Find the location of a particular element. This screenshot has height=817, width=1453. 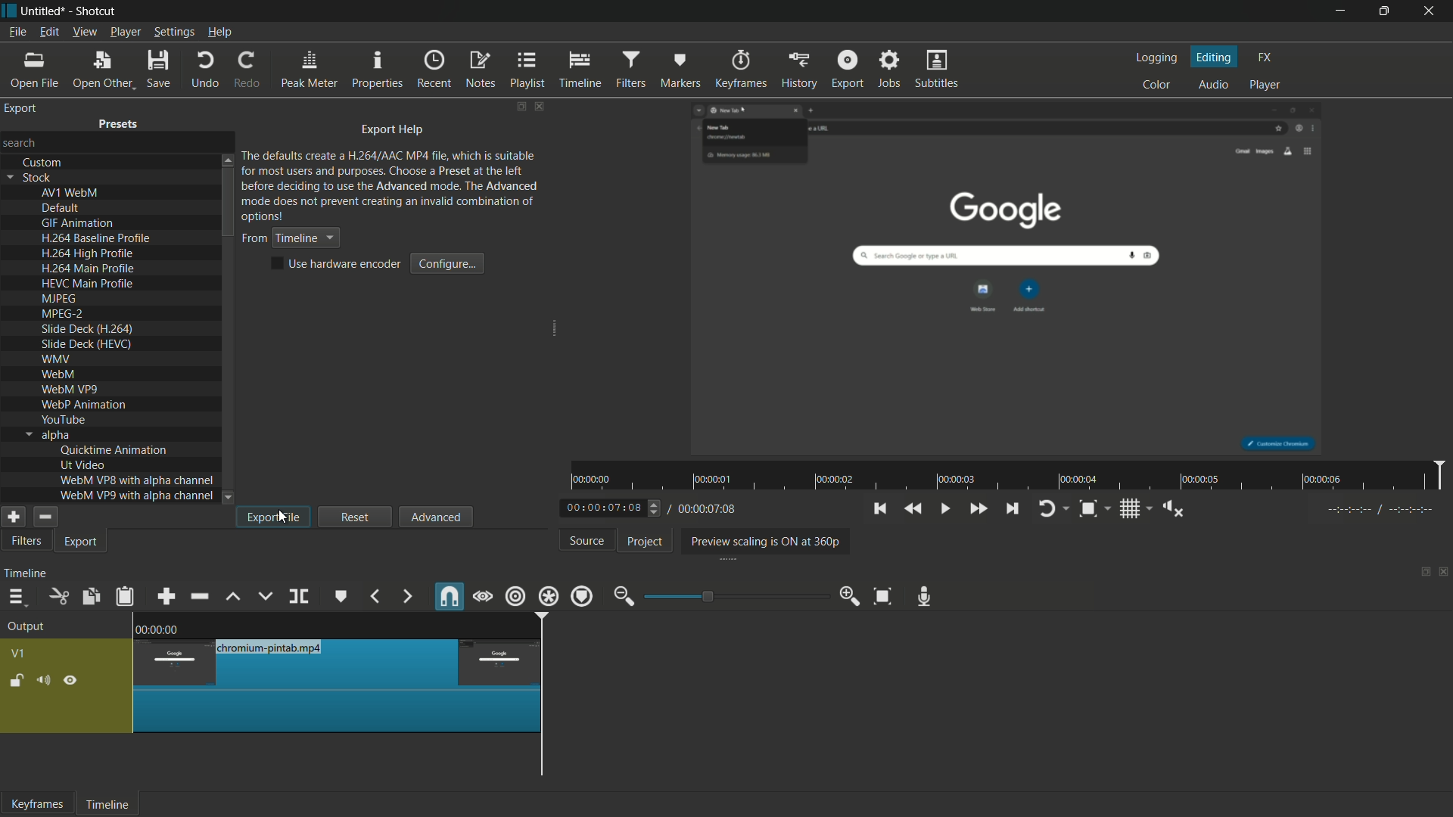

jobs is located at coordinates (888, 69).